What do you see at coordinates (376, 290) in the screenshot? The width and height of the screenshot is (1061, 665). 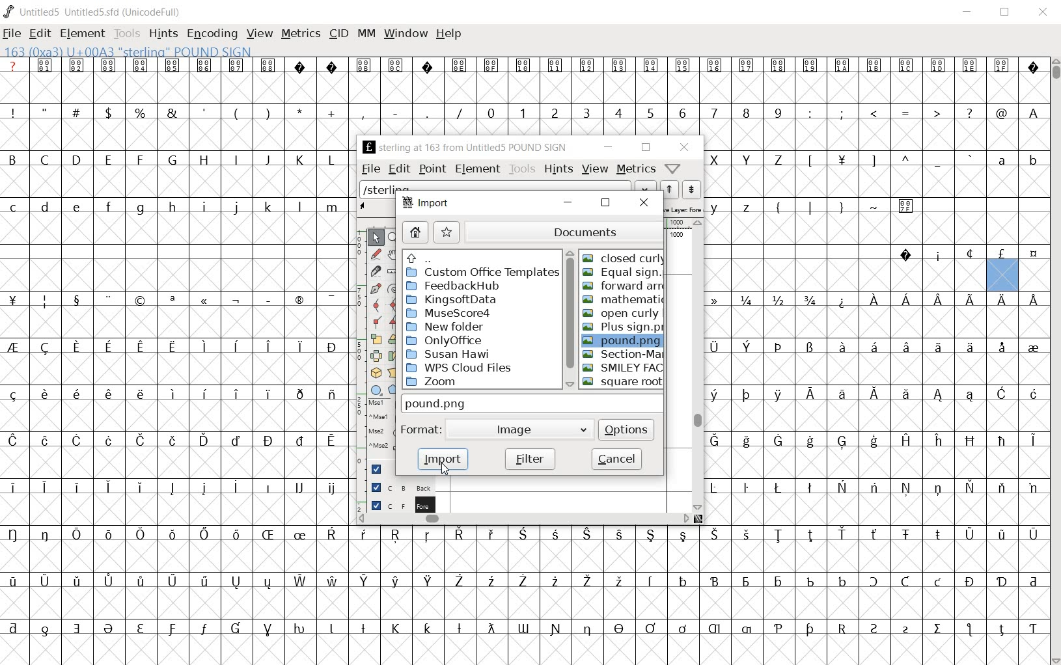 I see `pen` at bounding box center [376, 290].